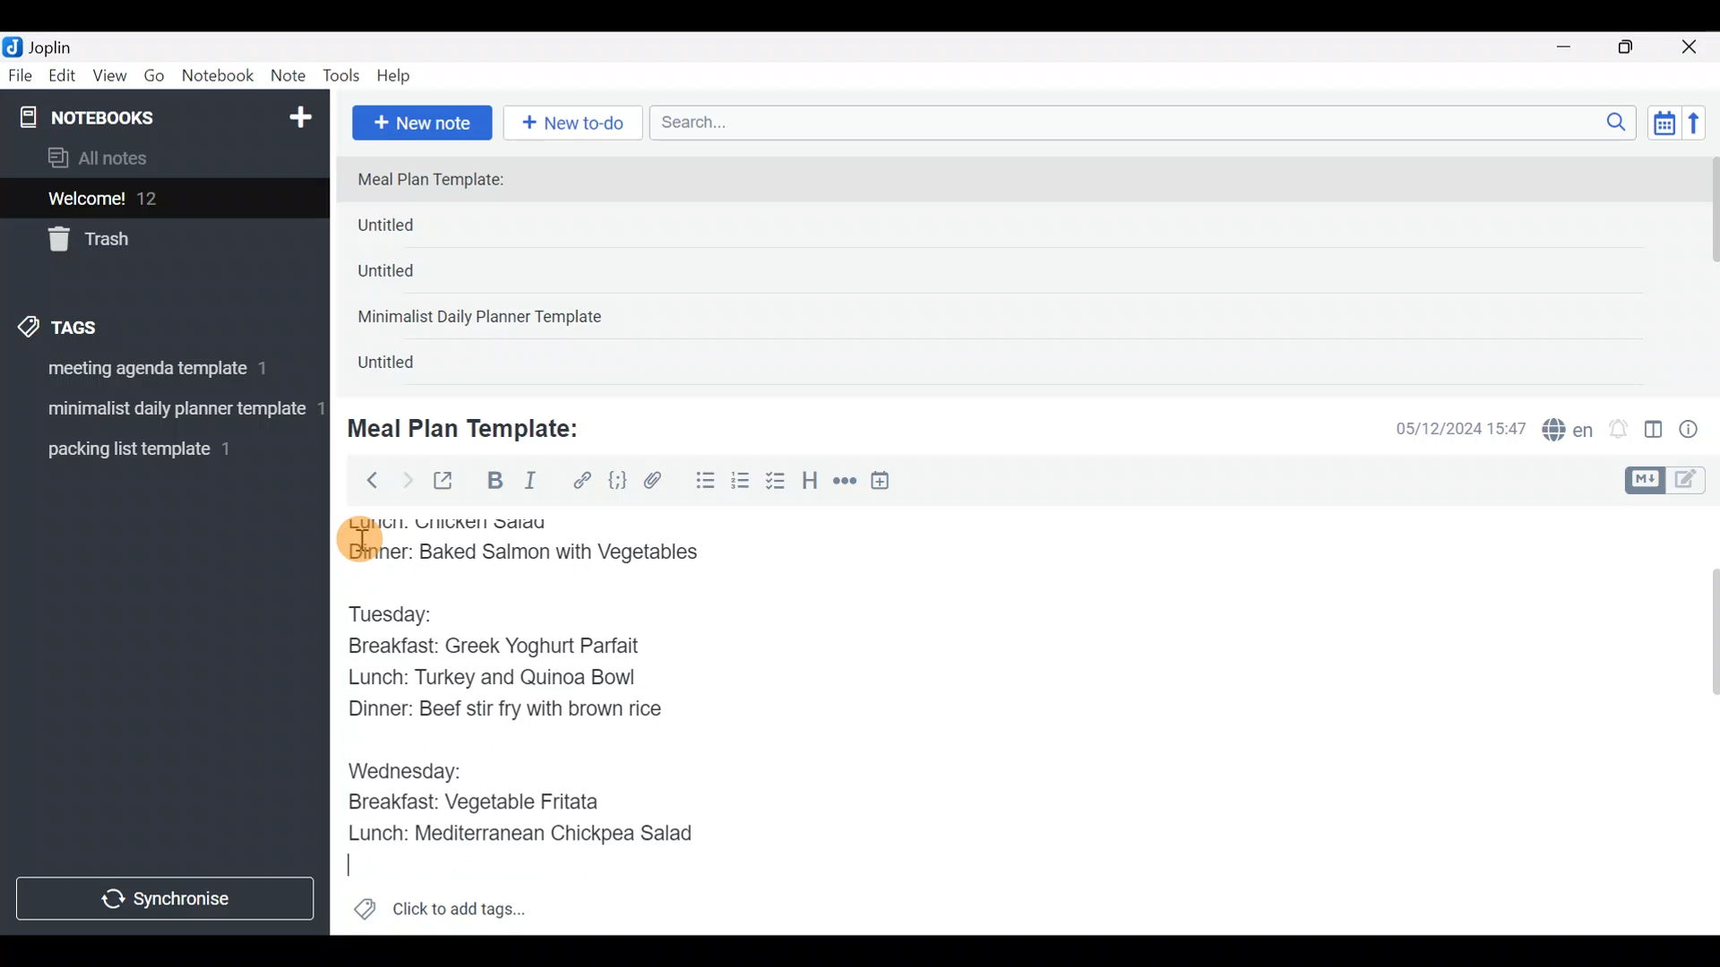 This screenshot has width=1720, height=967. Describe the element at coordinates (475, 426) in the screenshot. I see `Meal Plan Template:` at that location.